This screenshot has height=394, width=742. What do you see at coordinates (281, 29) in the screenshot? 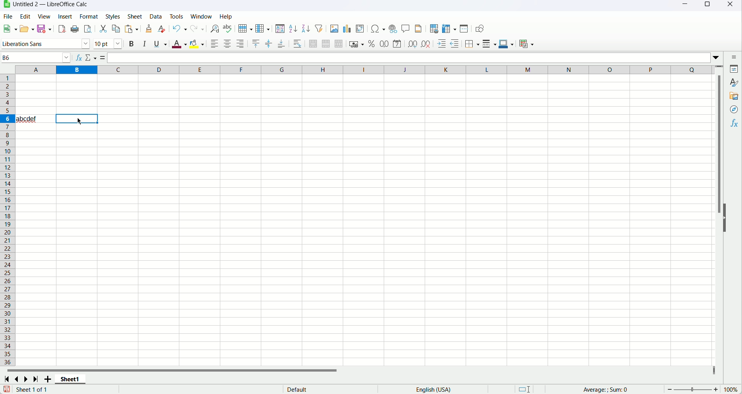
I see `sort` at bounding box center [281, 29].